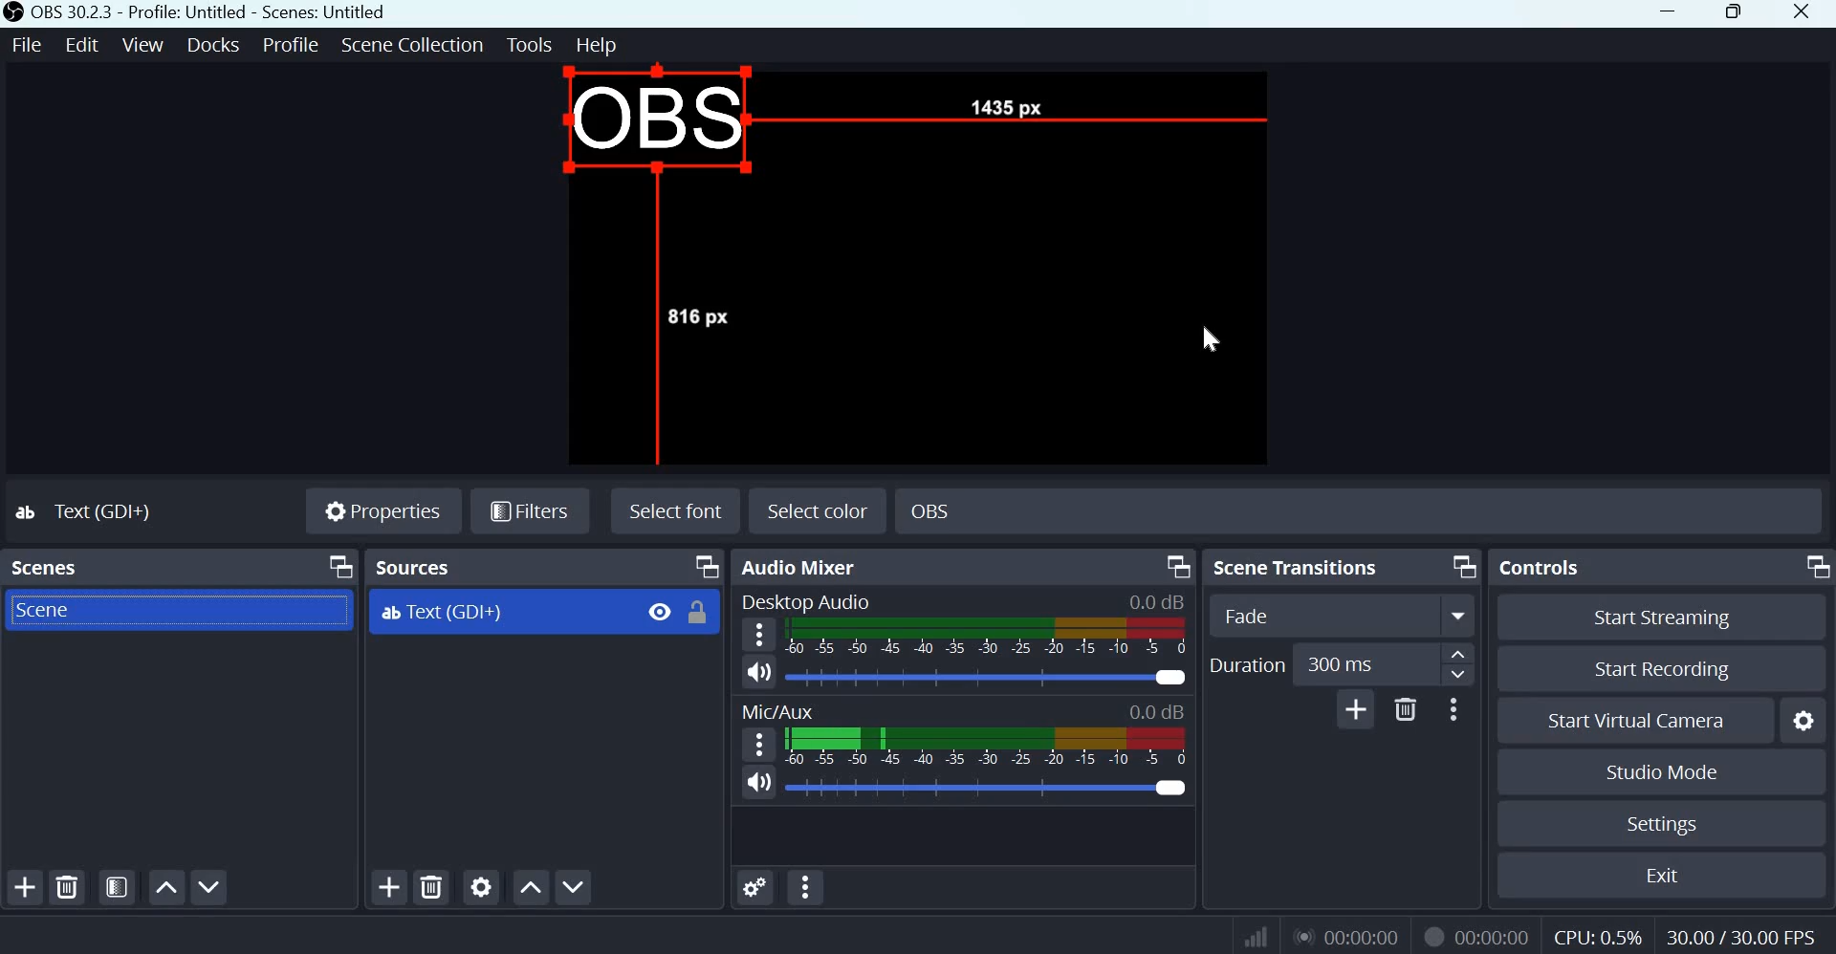  What do you see at coordinates (987, 677) in the screenshot?
I see `Audio Slider` at bounding box center [987, 677].